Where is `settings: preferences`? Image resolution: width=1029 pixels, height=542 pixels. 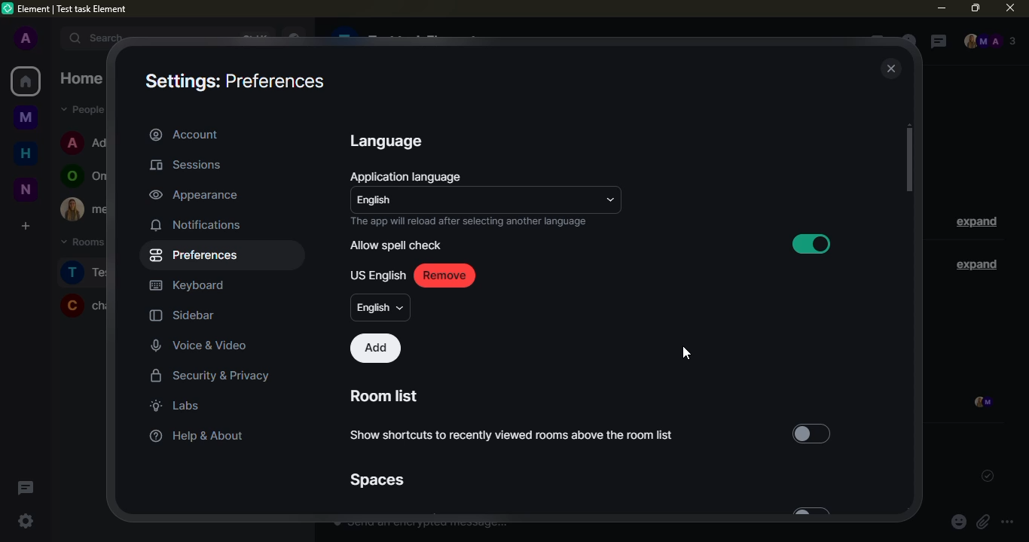
settings: preferences is located at coordinates (233, 83).